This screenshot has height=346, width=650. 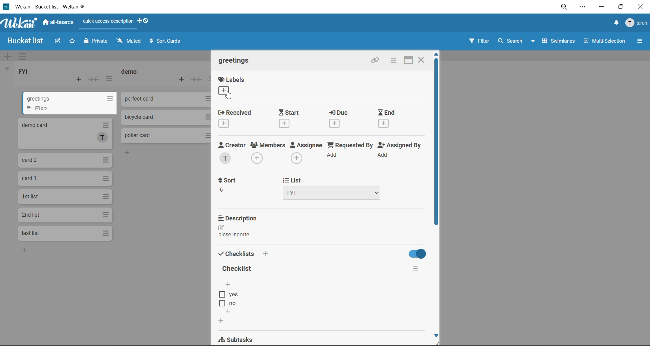 What do you see at coordinates (47, 7) in the screenshot?
I see `app title` at bounding box center [47, 7].